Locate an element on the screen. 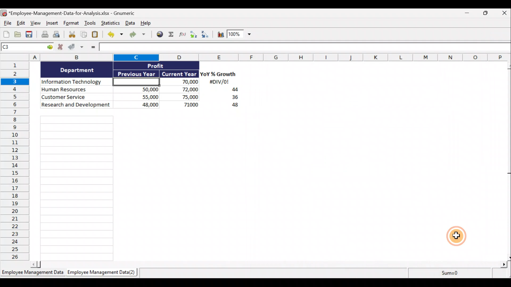  File is located at coordinates (6, 24).